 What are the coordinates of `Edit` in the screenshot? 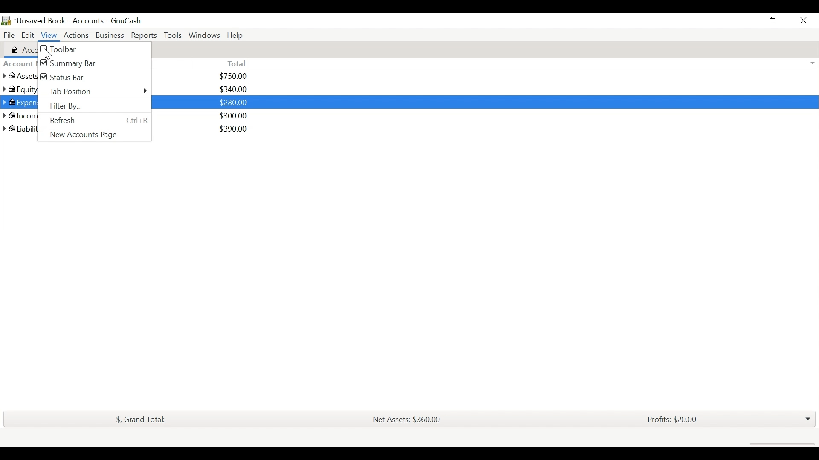 It's located at (28, 34).